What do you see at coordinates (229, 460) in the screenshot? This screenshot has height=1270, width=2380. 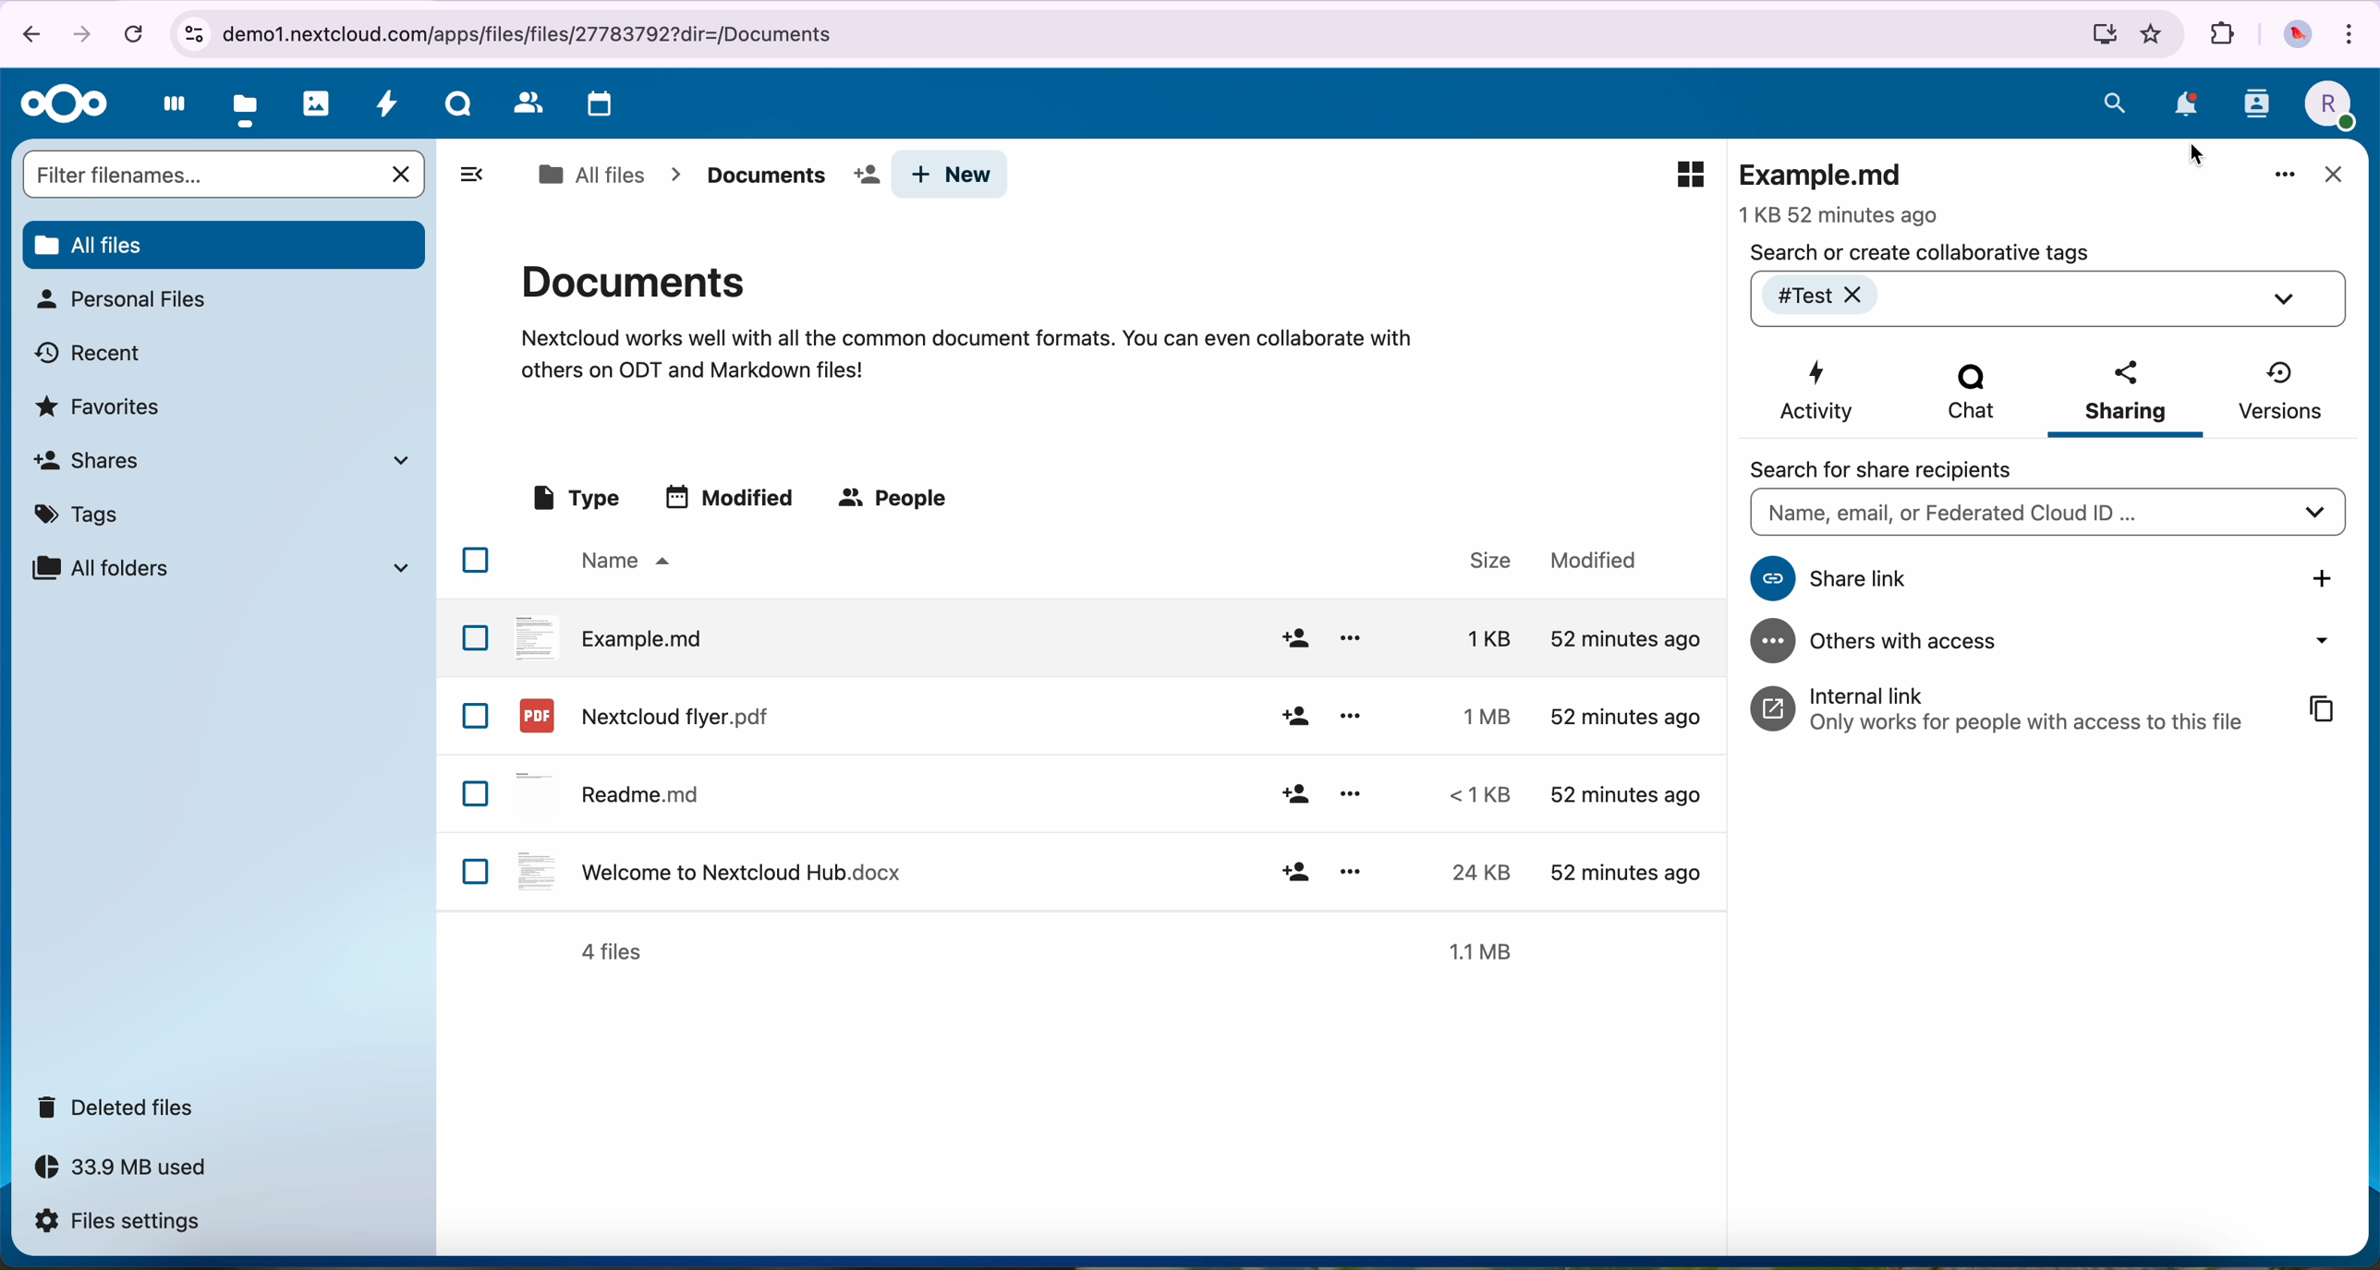 I see `shares tab` at bounding box center [229, 460].